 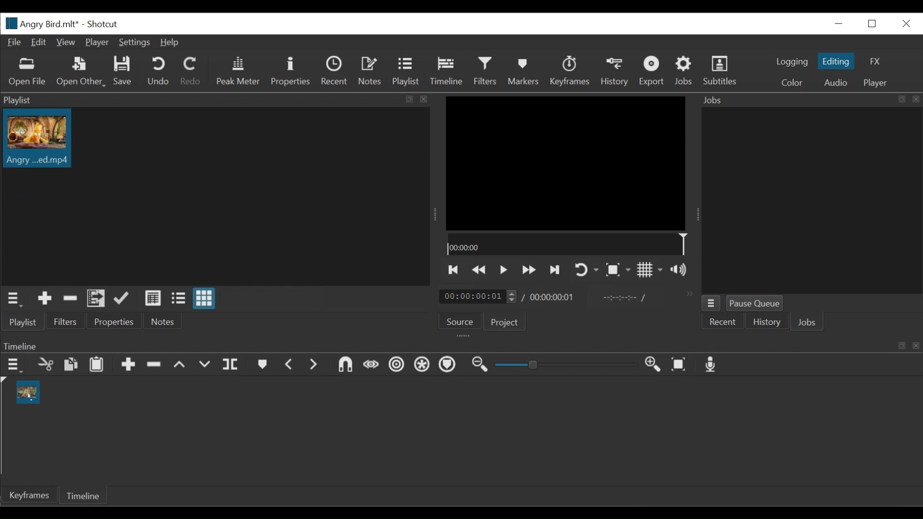 I want to click on Paste, so click(x=97, y=363).